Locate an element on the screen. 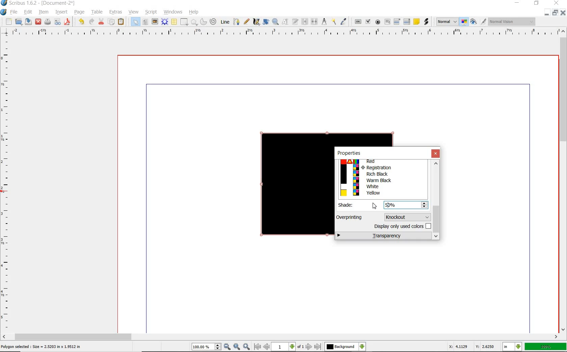  Rich Black is located at coordinates (382, 174).